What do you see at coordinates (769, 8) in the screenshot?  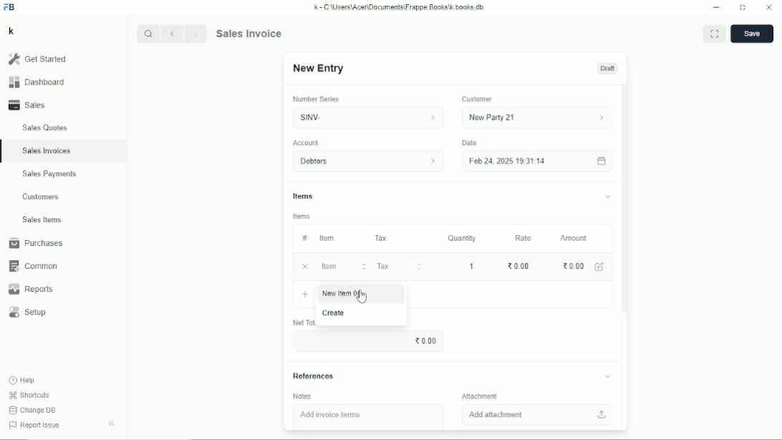 I see `Close` at bounding box center [769, 8].